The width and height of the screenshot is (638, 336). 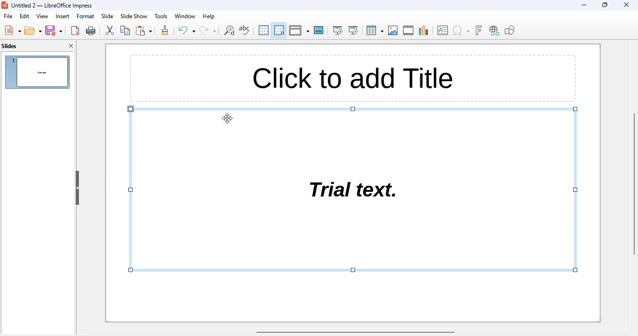 I want to click on insert hyperlink, so click(x=495, y=30).